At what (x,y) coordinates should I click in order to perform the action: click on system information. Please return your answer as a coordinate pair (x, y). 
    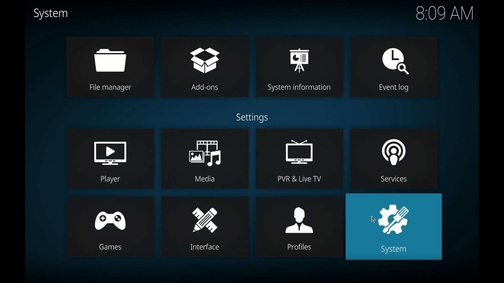
    Looking at the image, I should click on (300, 66).